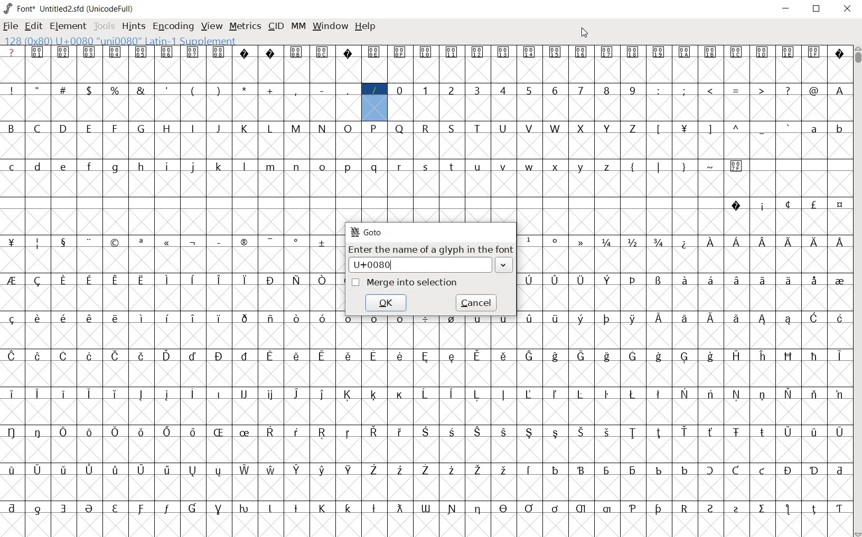 The width and height of the screenshot is (862, 537). What do you see at coordinates (431, 250) in the screenshot?
I see `Enter the name of a glyph in the font` at bounding box center [431, 250].